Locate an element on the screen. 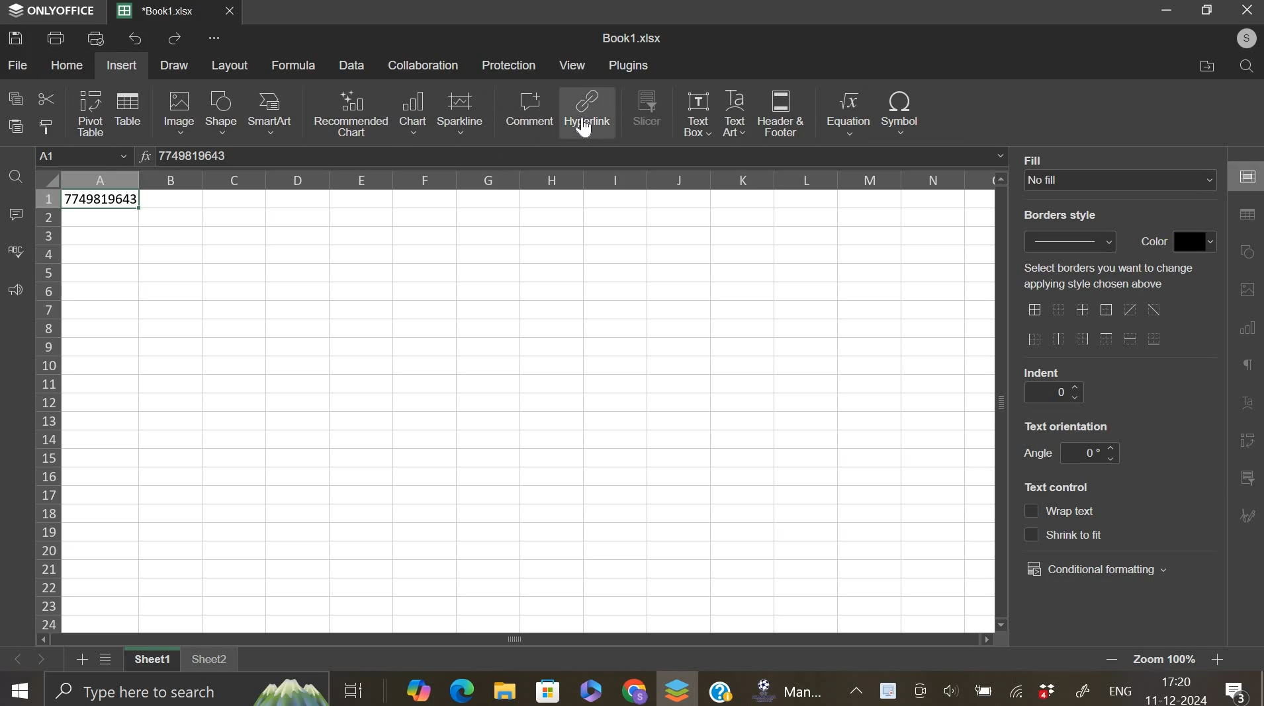 This screenshot has width=1264, height=706. sheet 2 is located at coordinates (210, 664).